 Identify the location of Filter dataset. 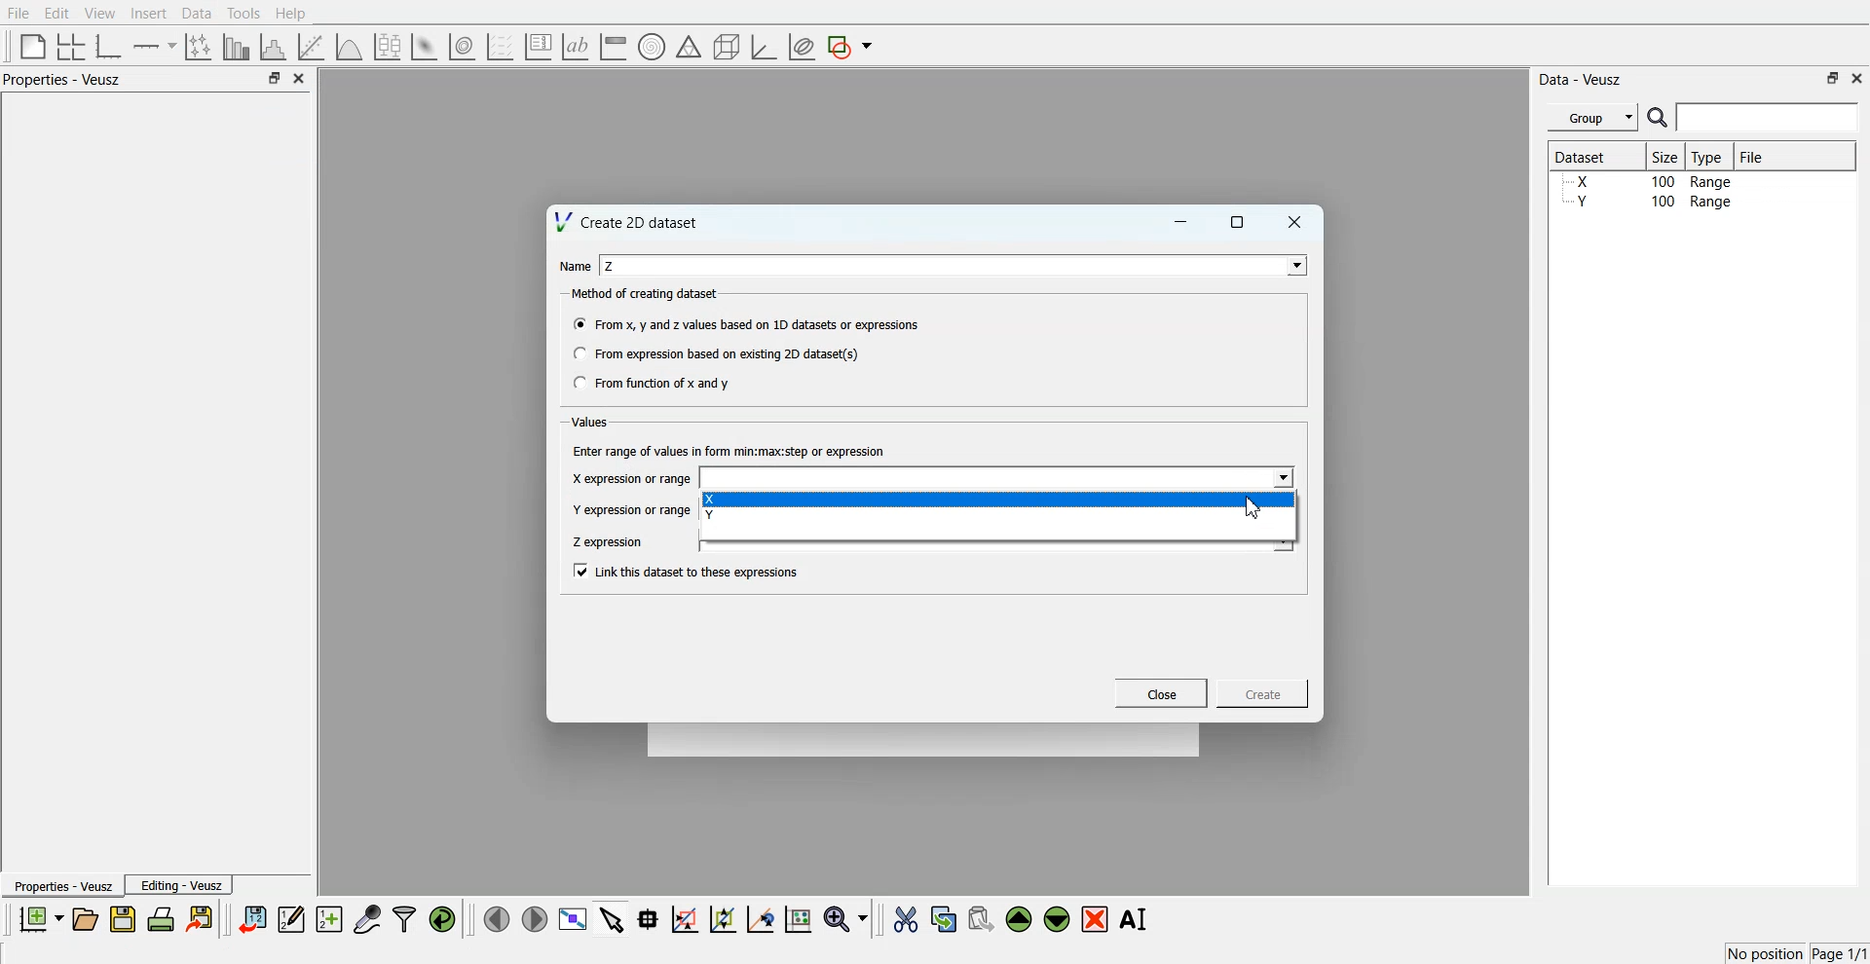
(404, 918).